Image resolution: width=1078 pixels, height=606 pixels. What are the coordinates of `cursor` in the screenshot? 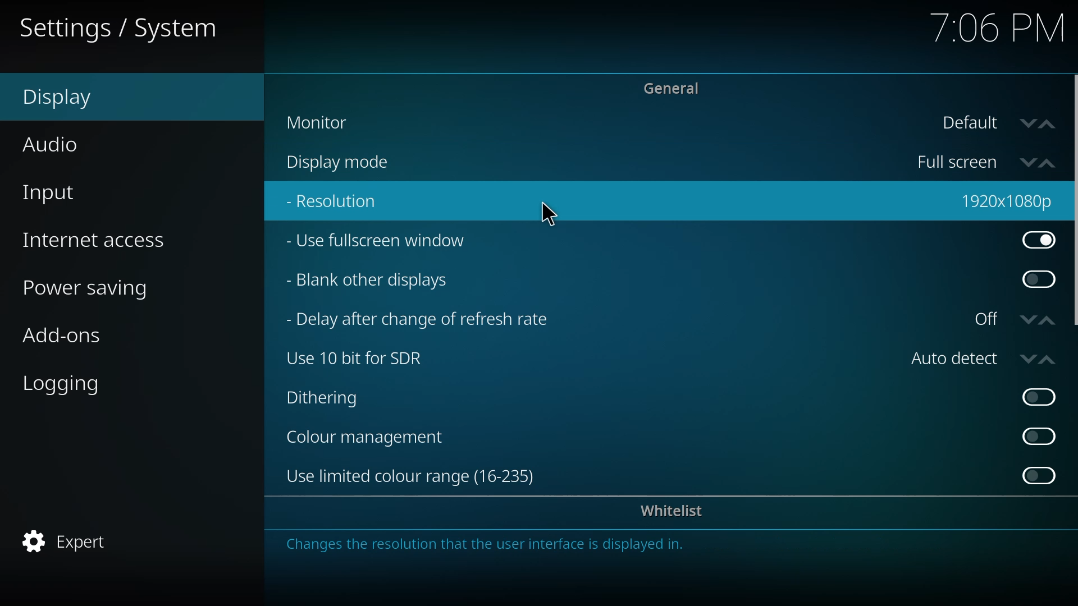 It's located at (545, 214).